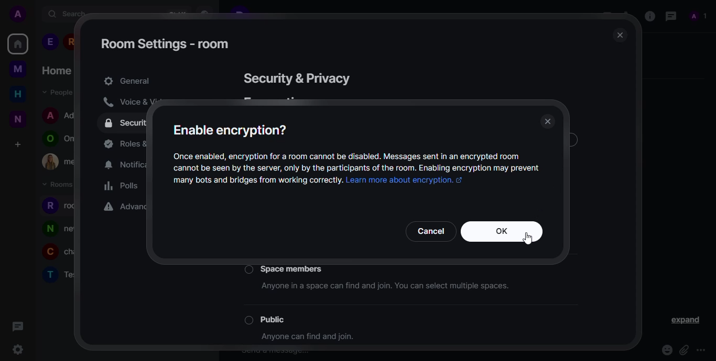 The height and width of the screenshot is (361, 716). Describe the element at coordinates (384, 287) in the screenshot. I see `info- anyone in a space can find and join.` at that location.